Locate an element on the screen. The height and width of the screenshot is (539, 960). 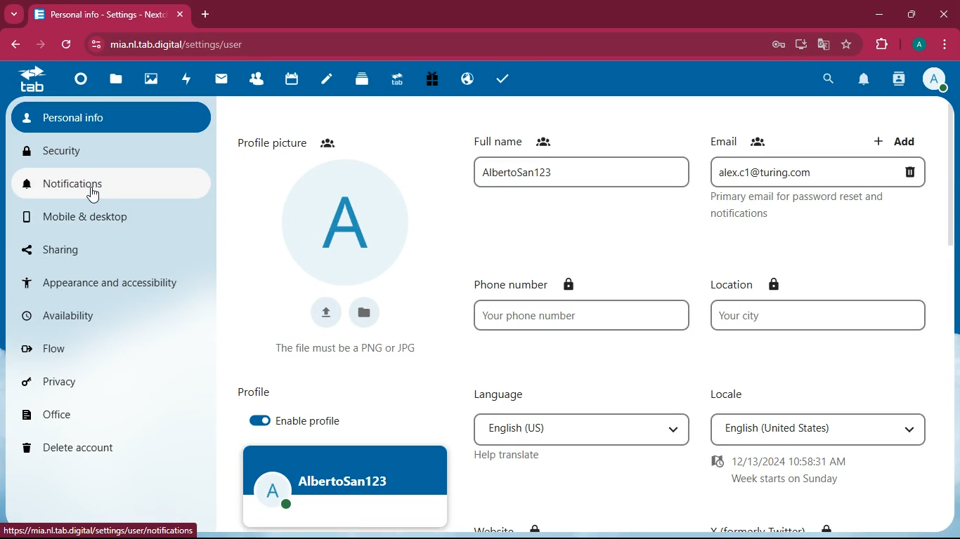
home is located at coordinates (79, 79).